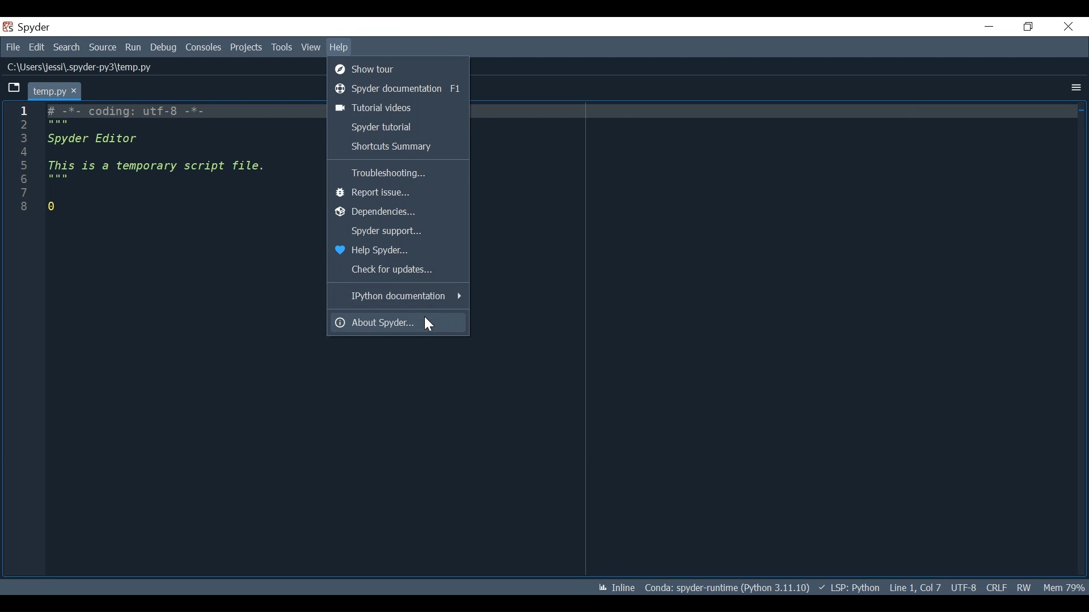  Describe the element at coordinates (1068, 27) in the screenshot. I see `Close` at that location.